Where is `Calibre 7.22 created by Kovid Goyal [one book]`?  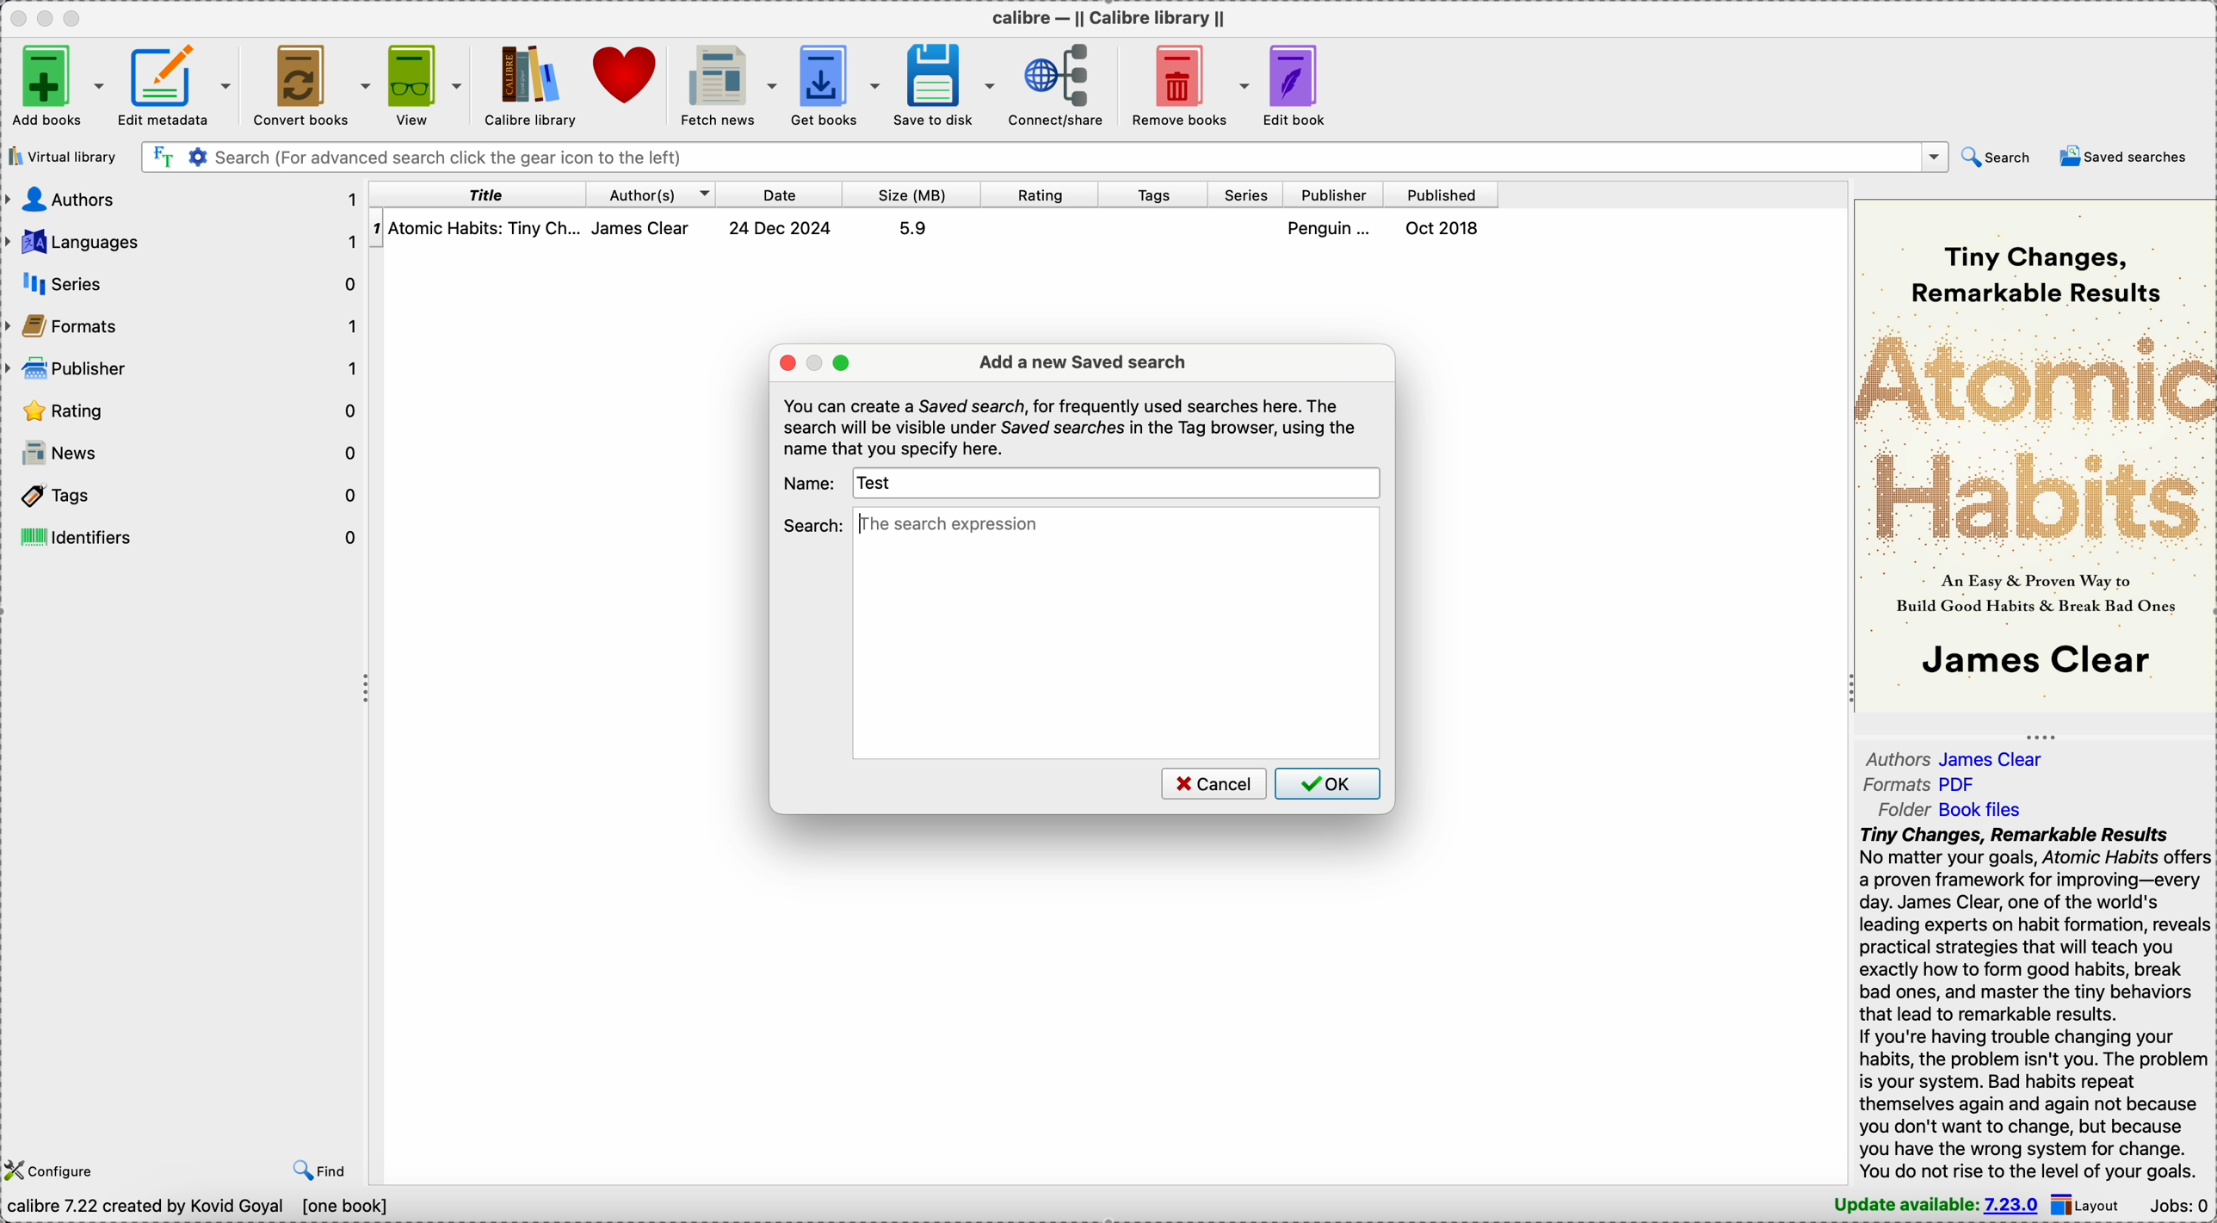 Calibre 7.22 created by Kovid Goyal [one book] is located at coordinates (201, 1207).